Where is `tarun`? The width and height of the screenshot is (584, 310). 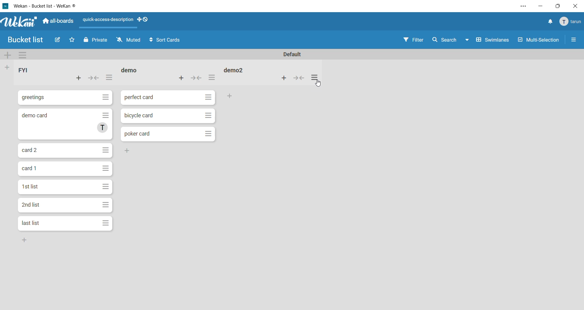
tarun is located at coordinates (571, 21).